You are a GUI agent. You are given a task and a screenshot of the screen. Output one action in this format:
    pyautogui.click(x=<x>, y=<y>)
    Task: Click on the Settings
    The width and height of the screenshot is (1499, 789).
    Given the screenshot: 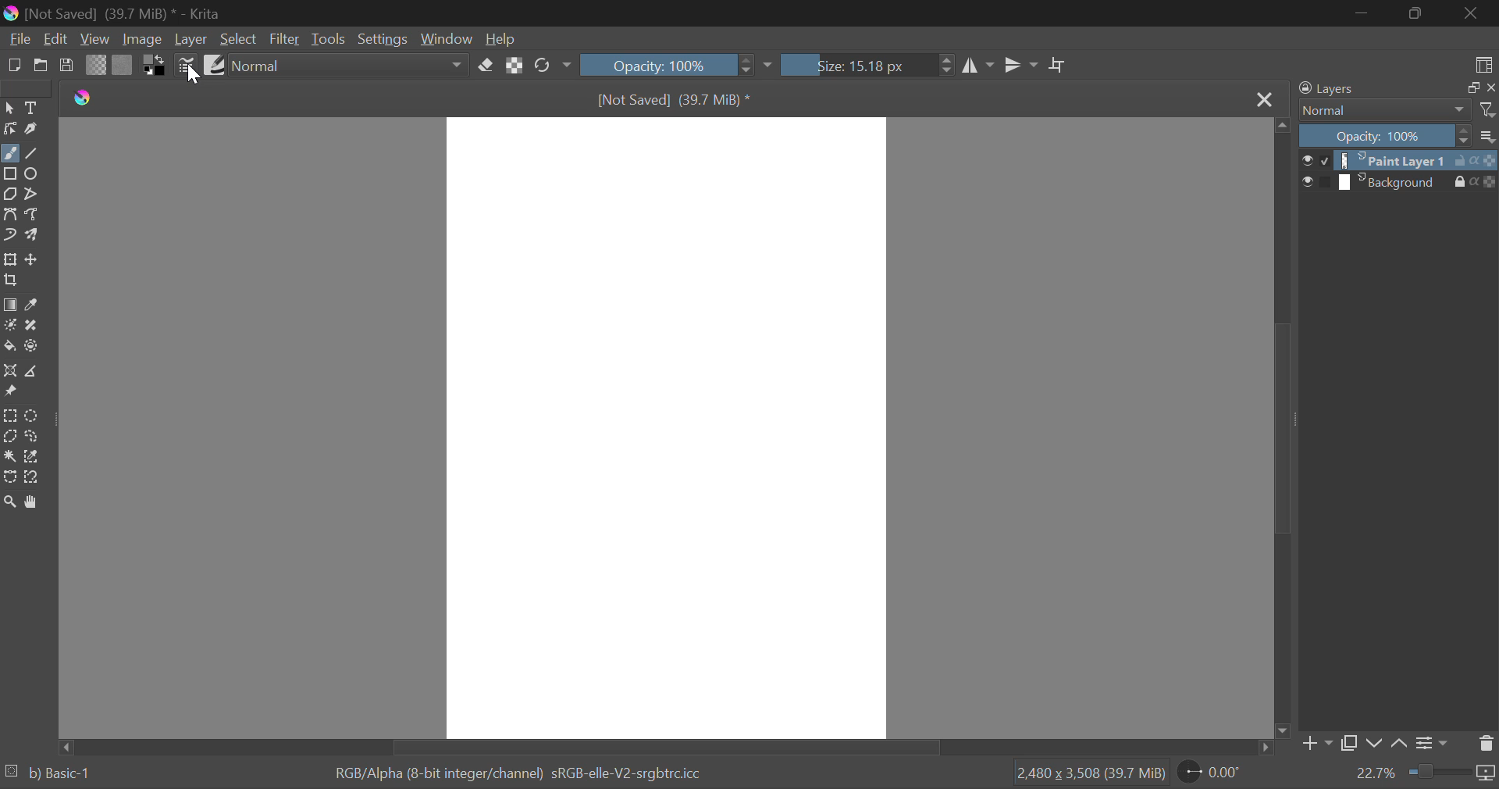 What is the action you would take?
    pyautogui.click(x=383, y=38)
    